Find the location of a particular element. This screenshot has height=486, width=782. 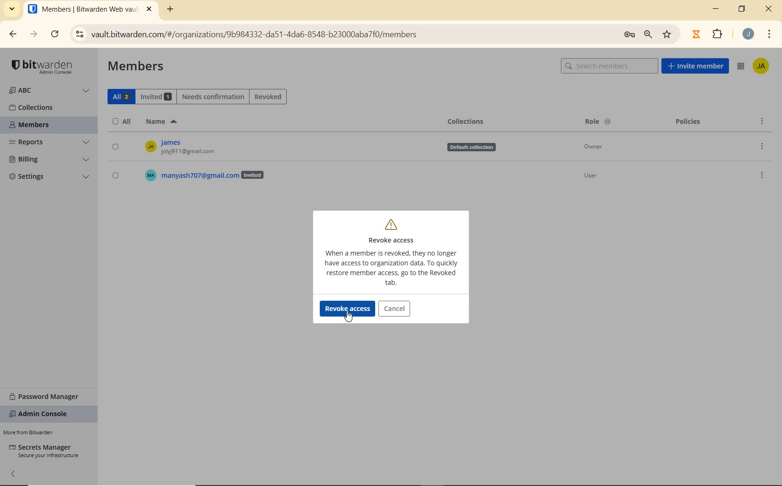

REPORTS is located at coordinates (51, 142).